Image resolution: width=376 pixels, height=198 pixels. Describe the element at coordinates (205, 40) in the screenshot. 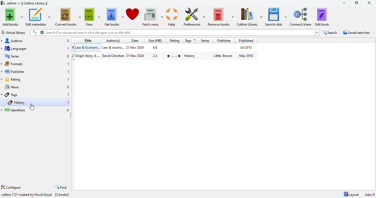

I see `series` at that location.